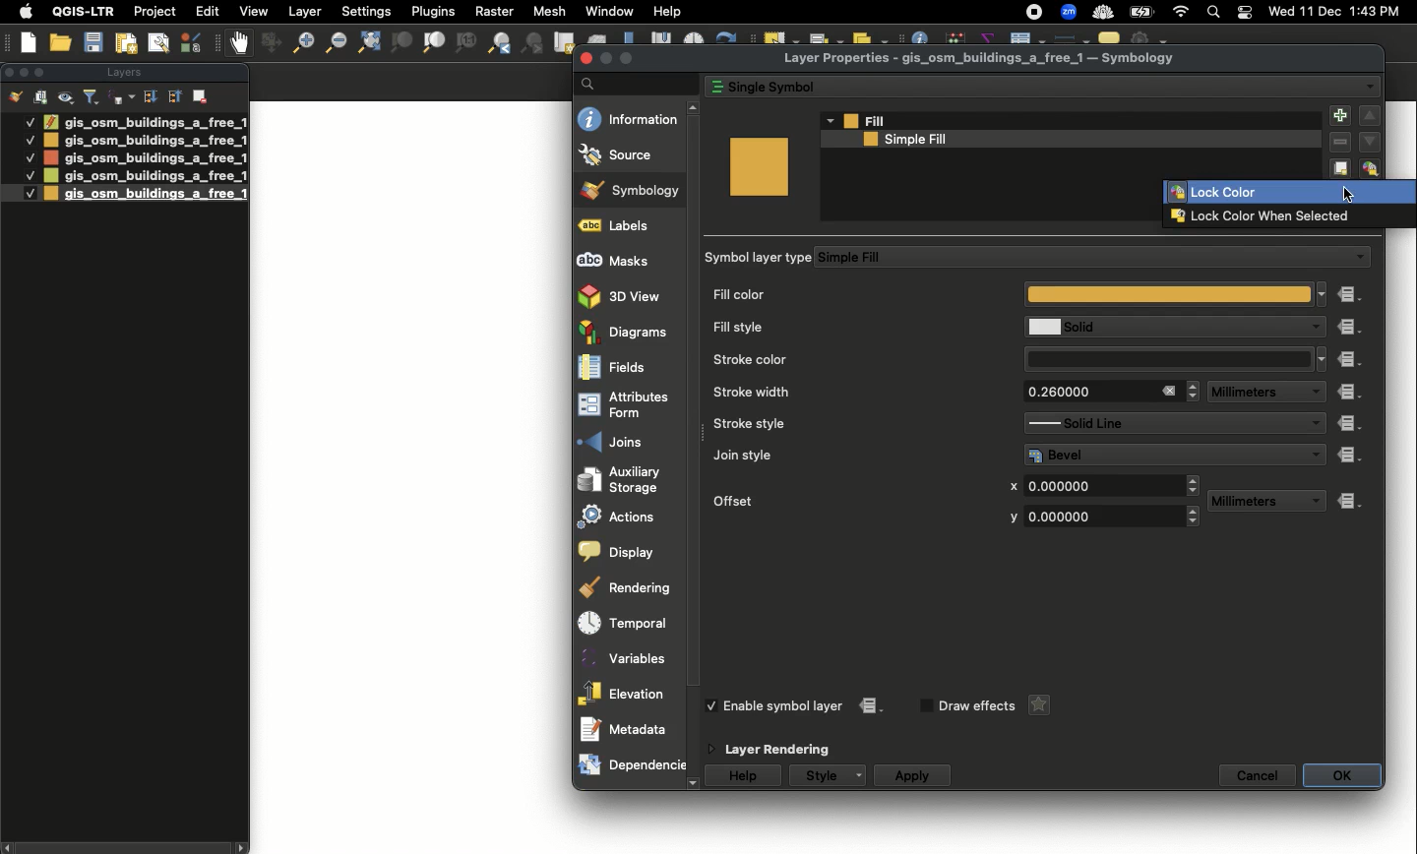 Image resolution: width=1417 pixels, height=854 pixels. I want to click on Masks, so click(626, 258).